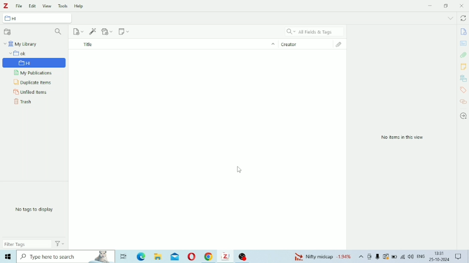 Image resolution: width=469 pixels, height=263 pixels. What do you see at coordinates (420, 256) in the screenshot?
I see `ENG` at bounding box center [420, 256].